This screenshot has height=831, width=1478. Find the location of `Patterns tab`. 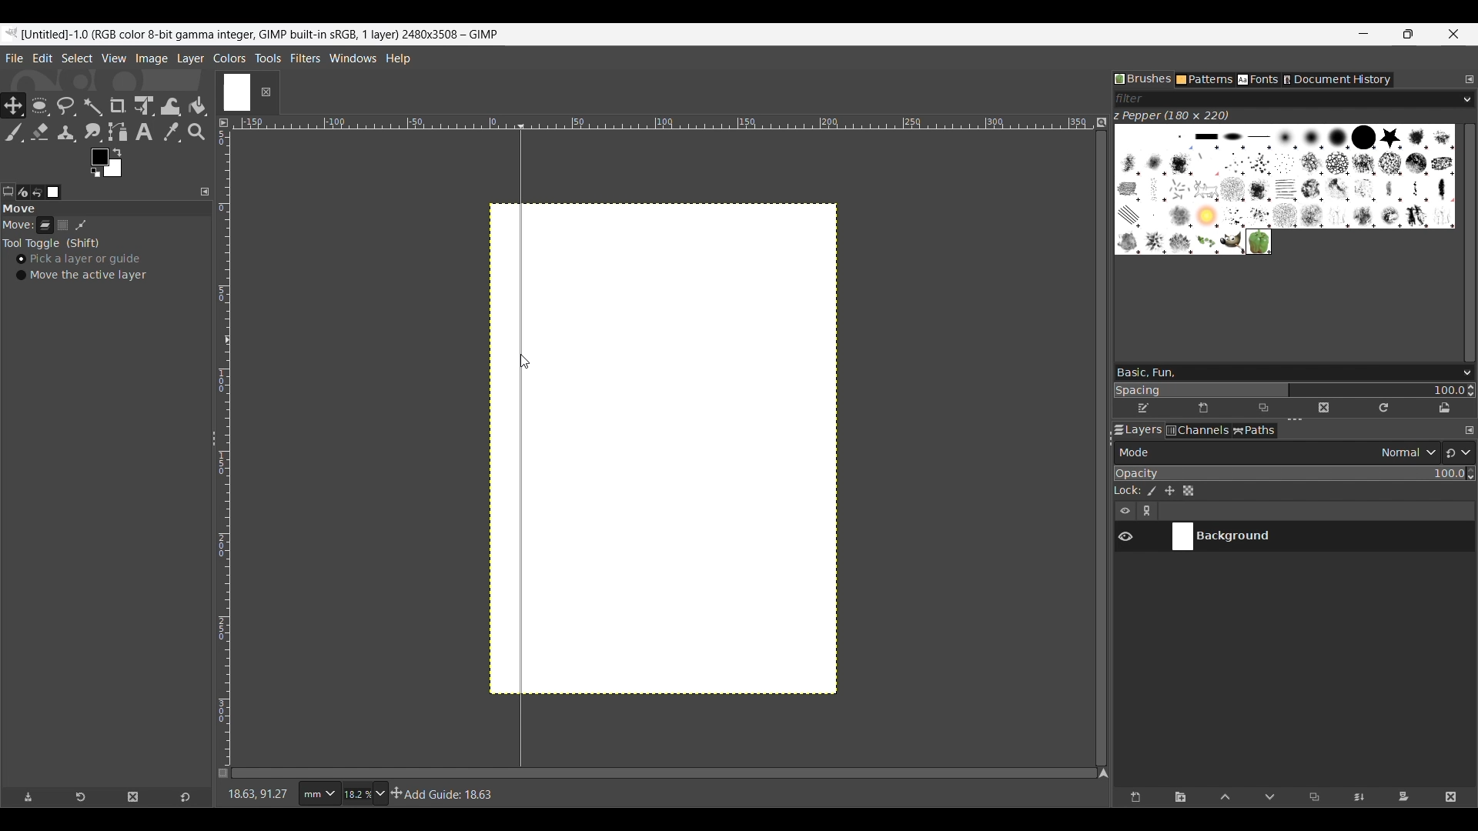

Patterns tab is located at coordinates (1205, 80).